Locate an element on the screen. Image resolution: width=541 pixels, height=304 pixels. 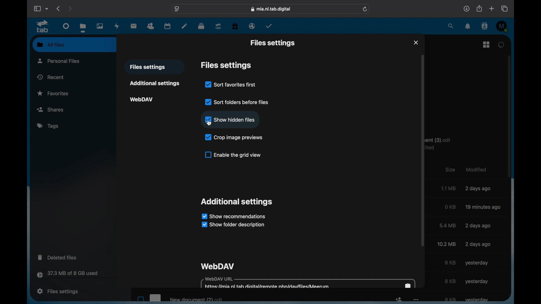
show tab overview is located at coordinates (505, 9).